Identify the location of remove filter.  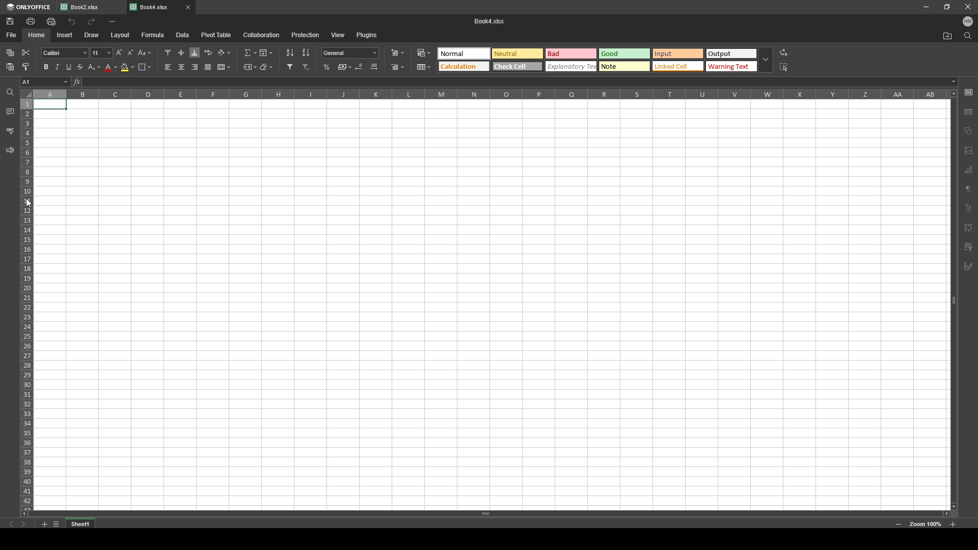
(307, 67).